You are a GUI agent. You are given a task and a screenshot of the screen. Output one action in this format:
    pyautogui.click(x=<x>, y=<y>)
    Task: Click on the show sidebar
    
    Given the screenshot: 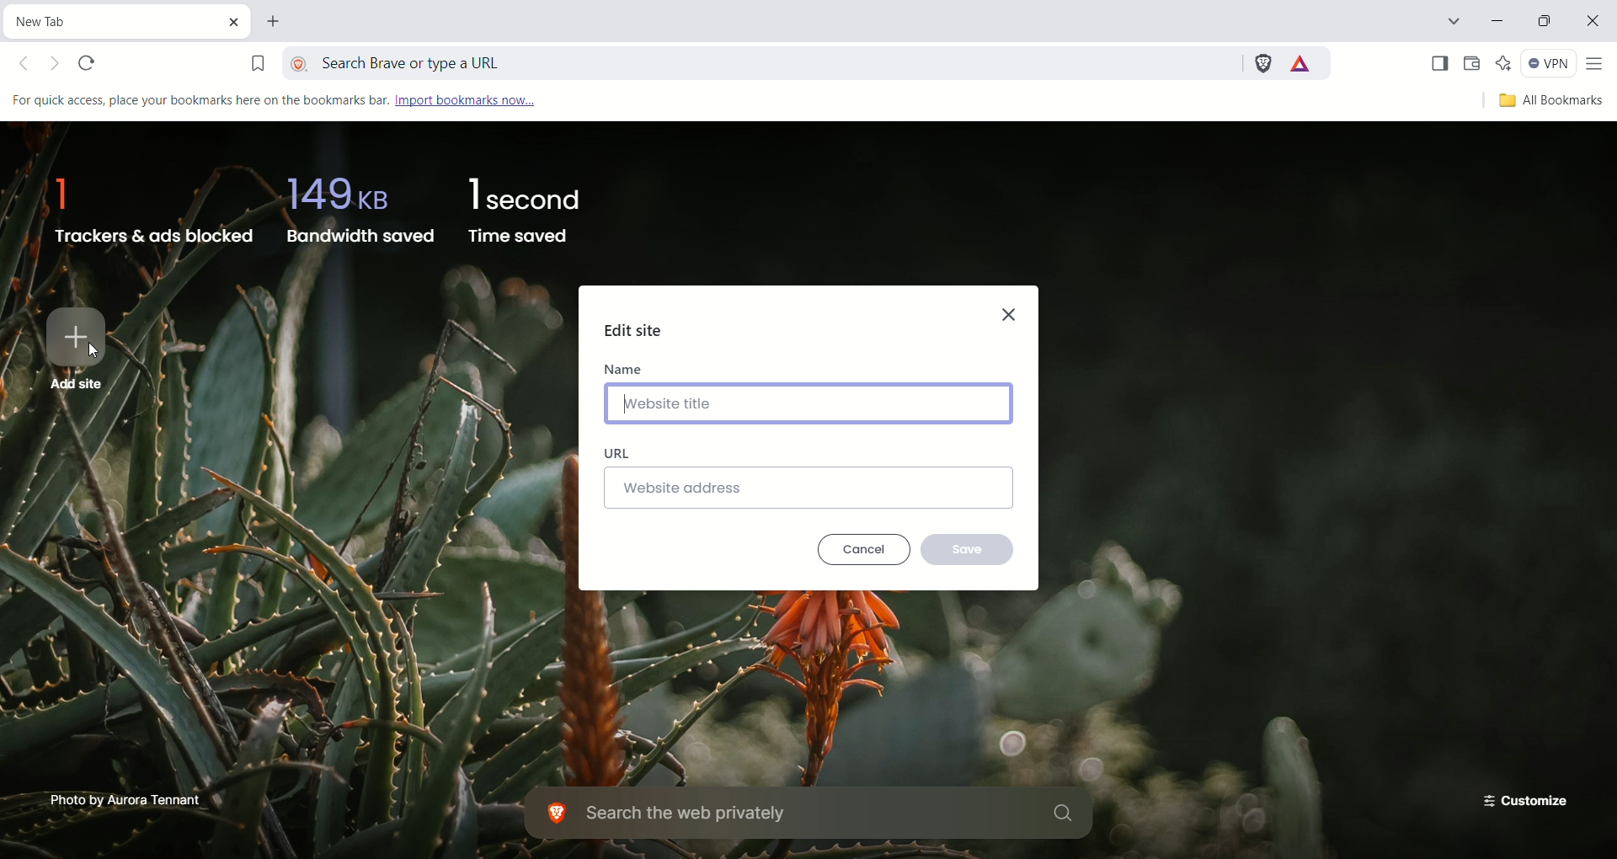 What is the action you would take?
    pyautogui.click(x=1438, y=64)
    